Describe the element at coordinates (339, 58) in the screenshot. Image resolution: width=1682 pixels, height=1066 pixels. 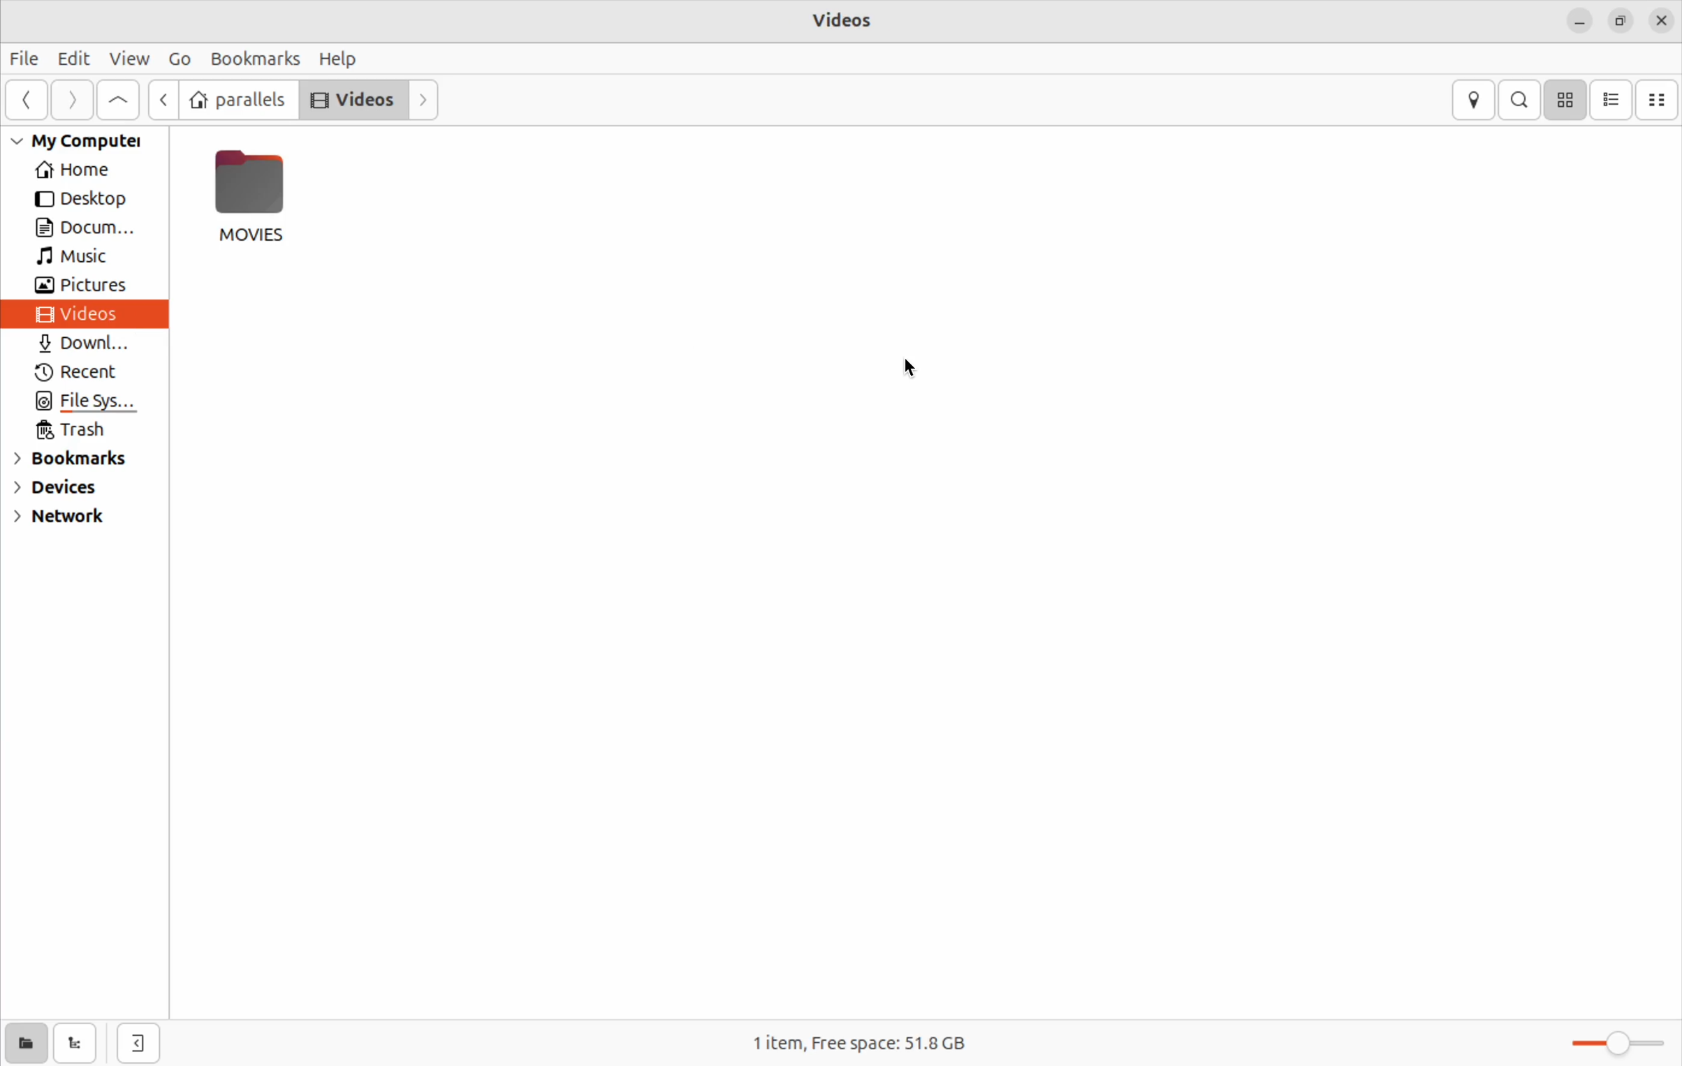
I see `Help` at that location.